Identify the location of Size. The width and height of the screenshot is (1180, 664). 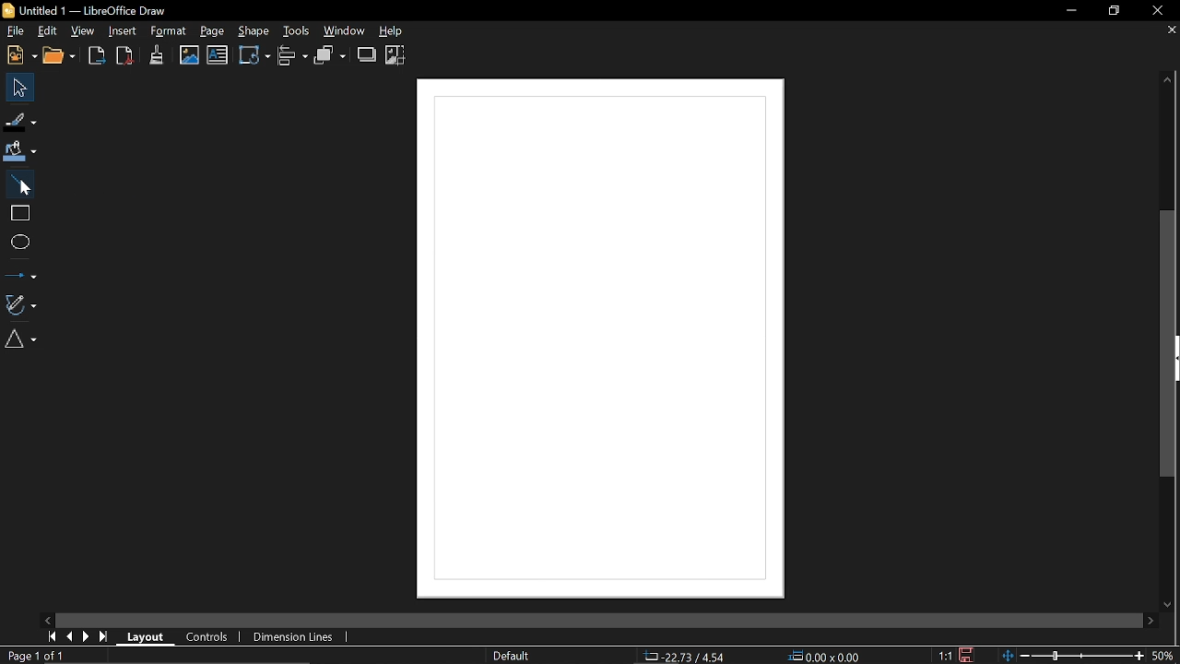
(832, 655).